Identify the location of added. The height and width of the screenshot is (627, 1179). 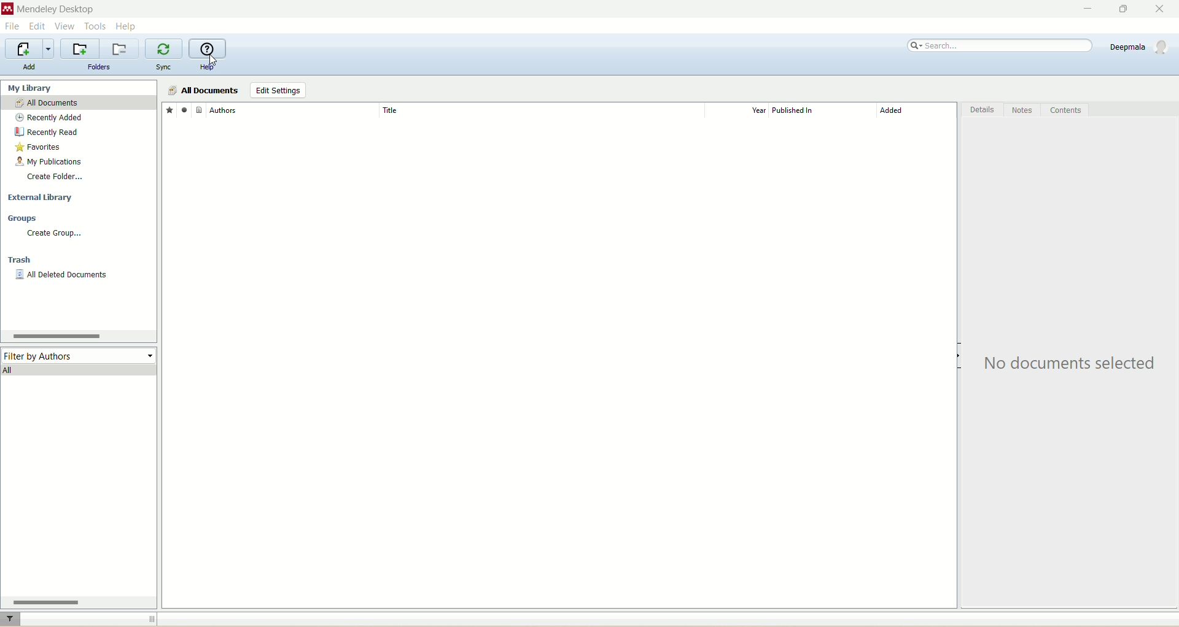
(914, 110).